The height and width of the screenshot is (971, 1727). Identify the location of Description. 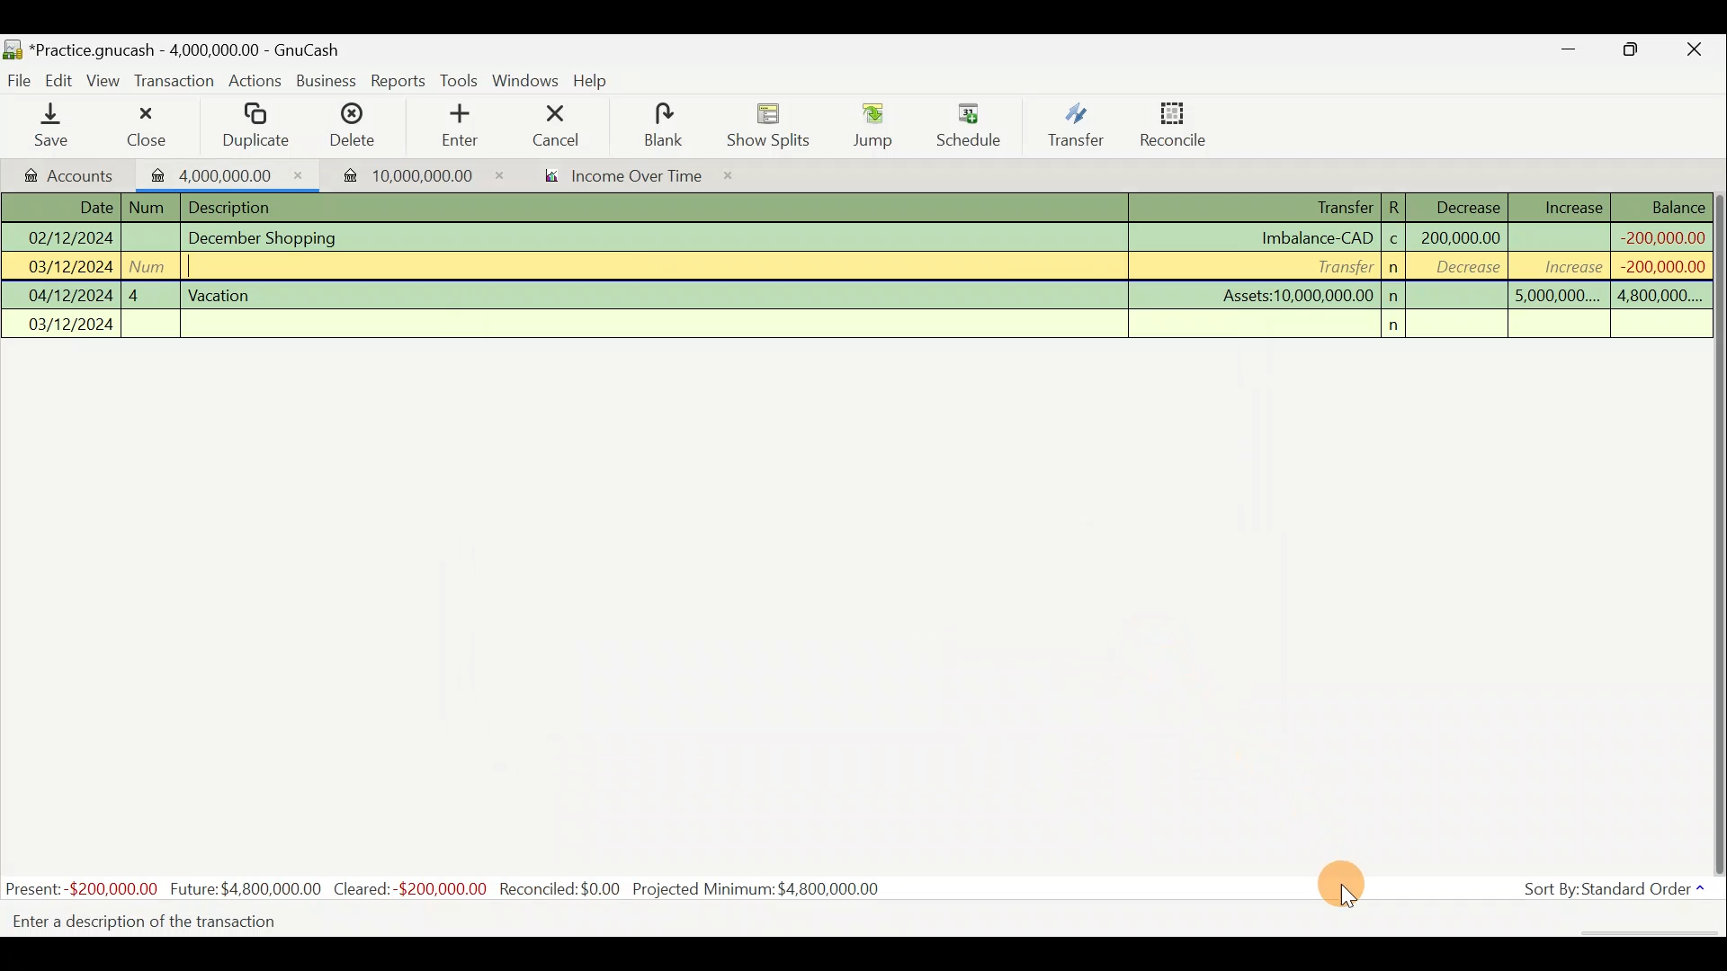
(236, 205).